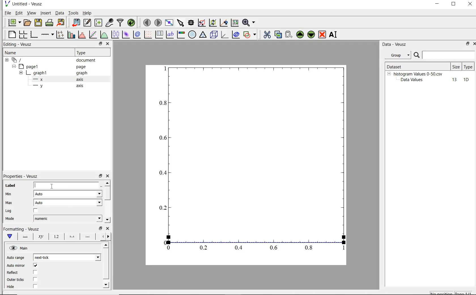  Describe the element at coordinates (311, 35) in the screenshot. I see `move down the selected widget` at that location.